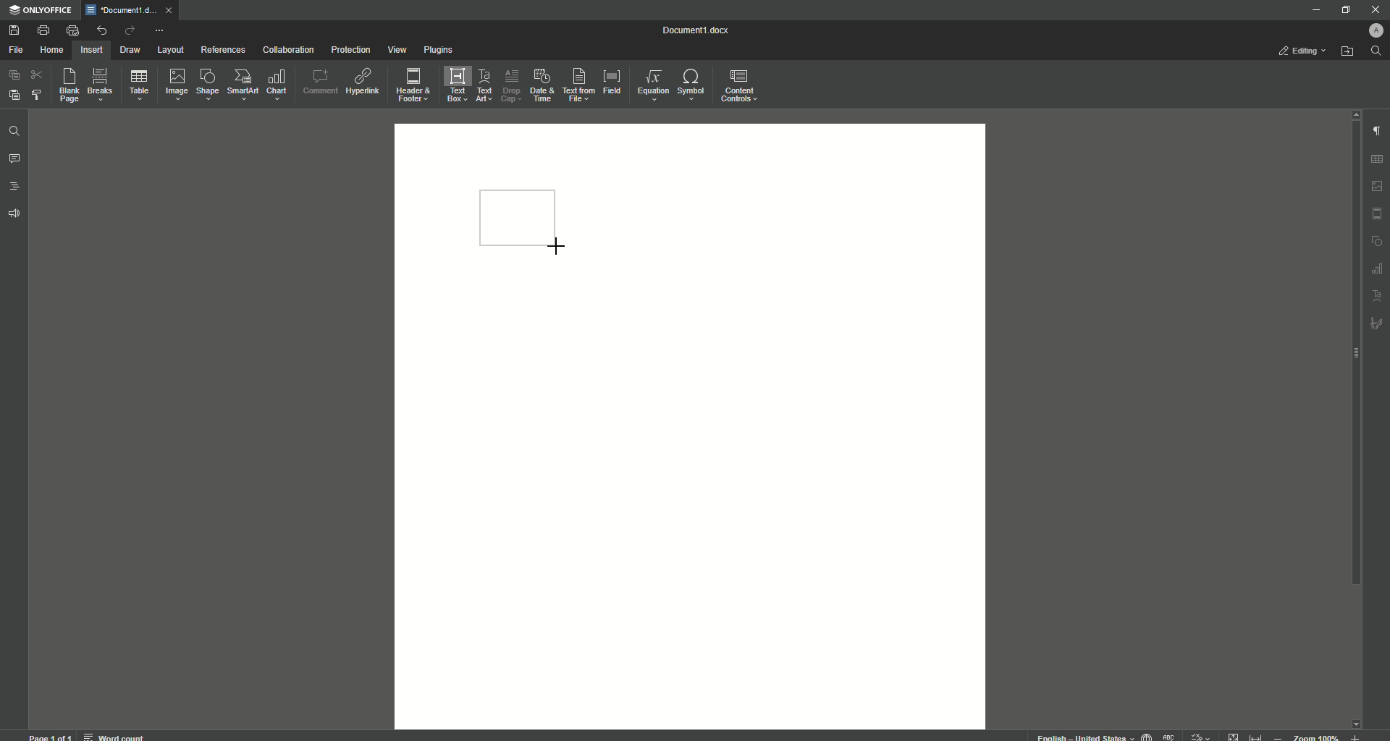 This screenshot has width=1390, height=741. Describe the element at coordinates (1079, 736) in the screenshot. I see `text language` at that location.